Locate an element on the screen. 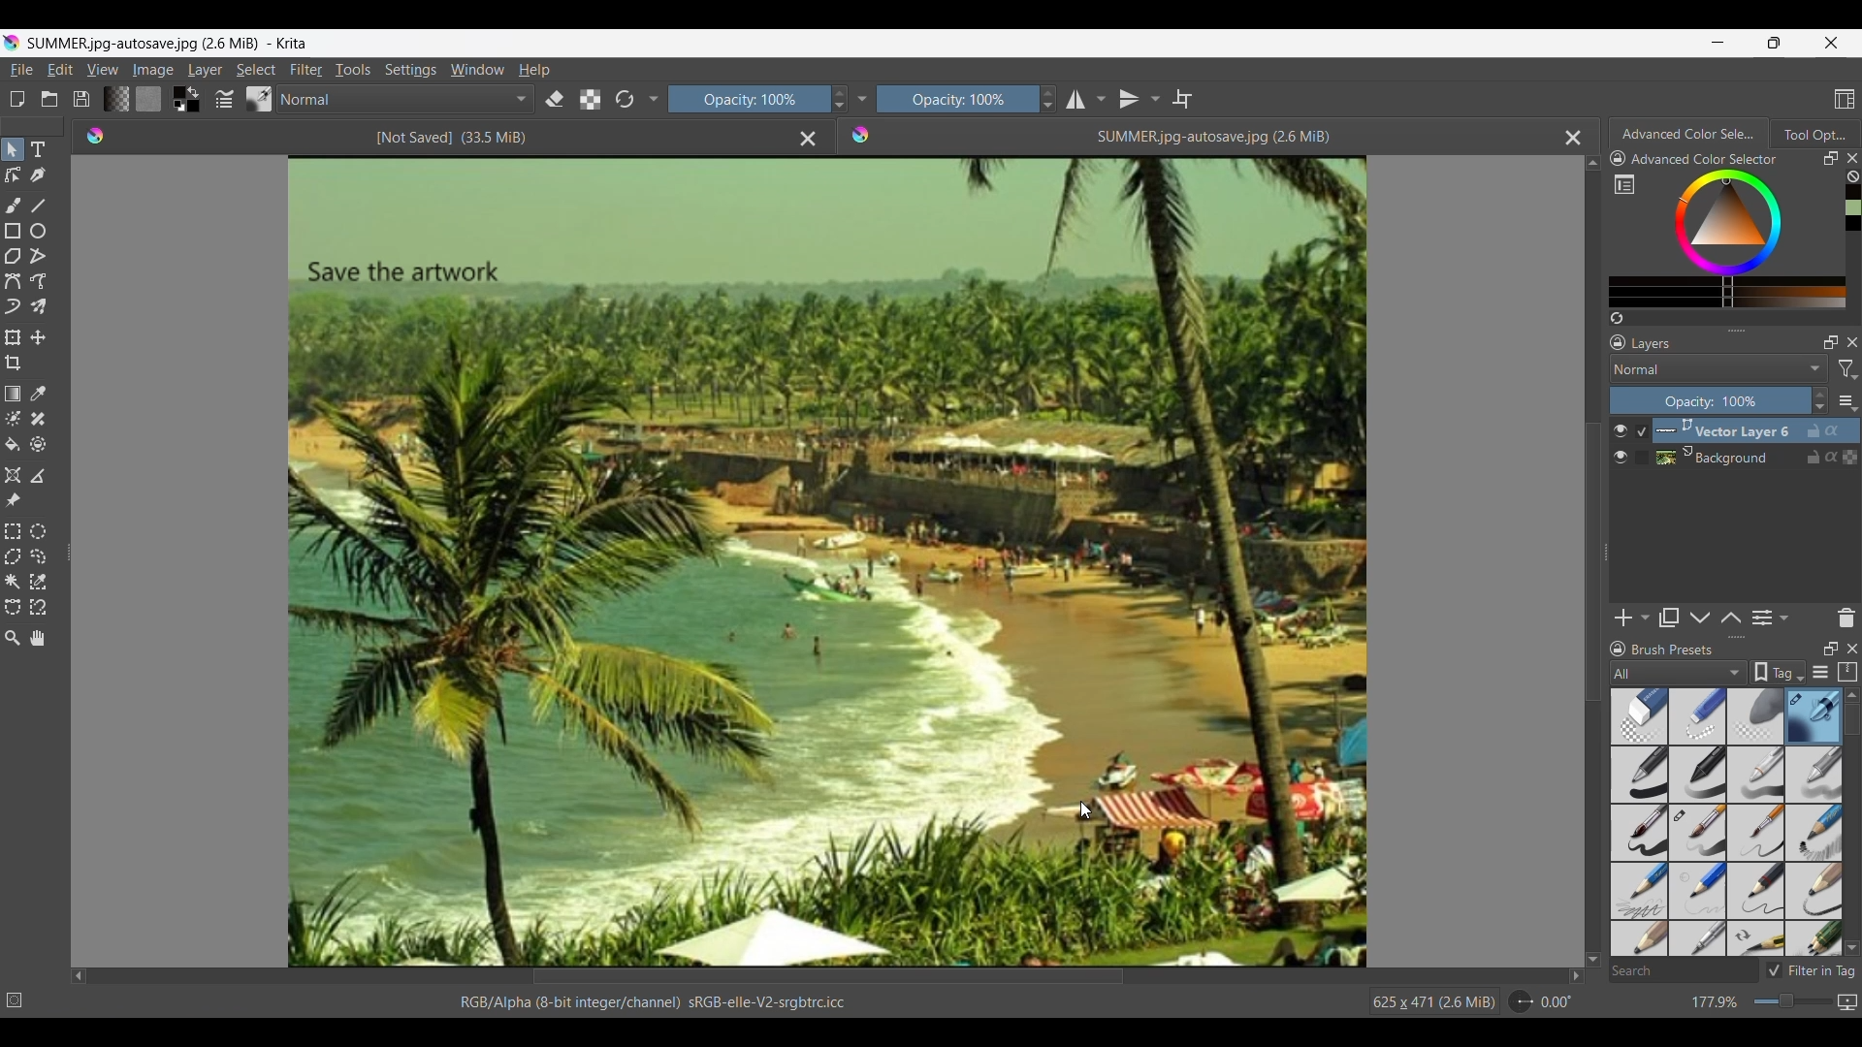 The width and height of the screenshot is (1862, 1047). Set background and foreground color to black and white respectively is located at coordinates (177, 106).